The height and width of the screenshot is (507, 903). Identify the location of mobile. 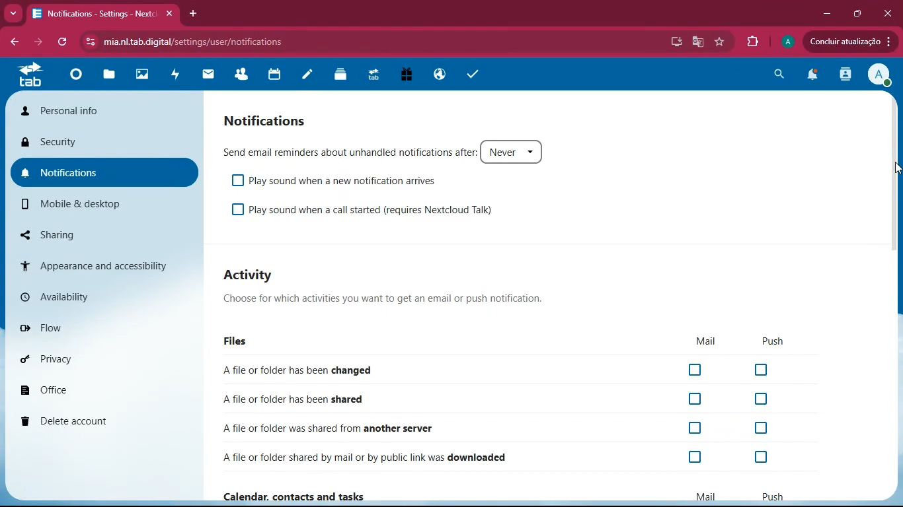
(94, 205).